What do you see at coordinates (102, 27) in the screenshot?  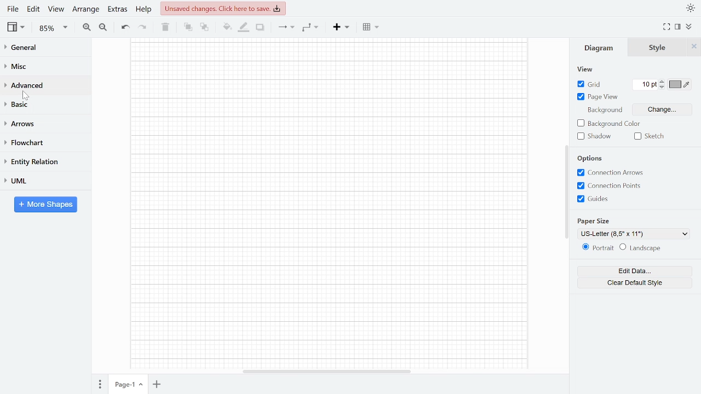 I see `Zoom out` at bounding box center [102, 27].